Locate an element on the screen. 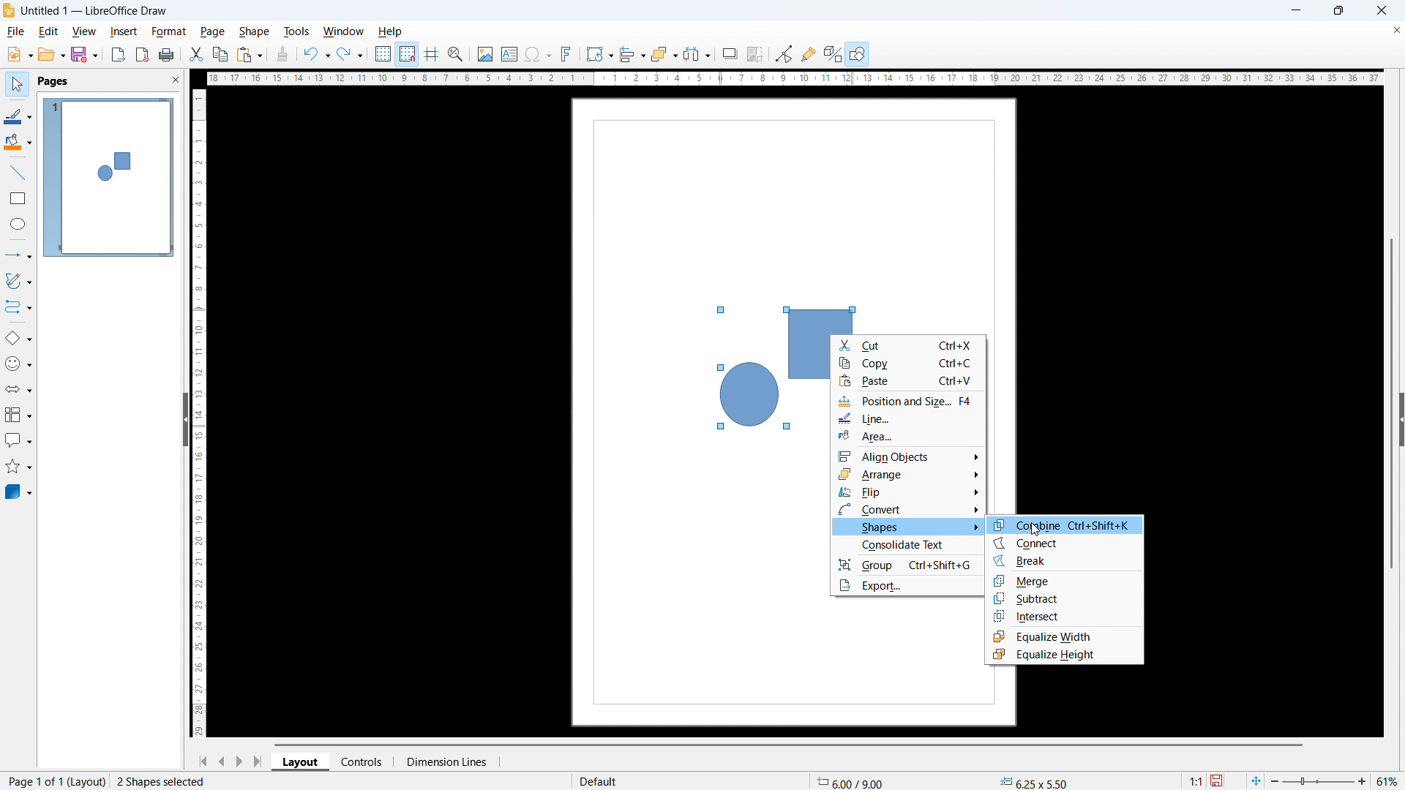 This screenshot has height=790, width=1405. page is located at coordinates (214, 31).